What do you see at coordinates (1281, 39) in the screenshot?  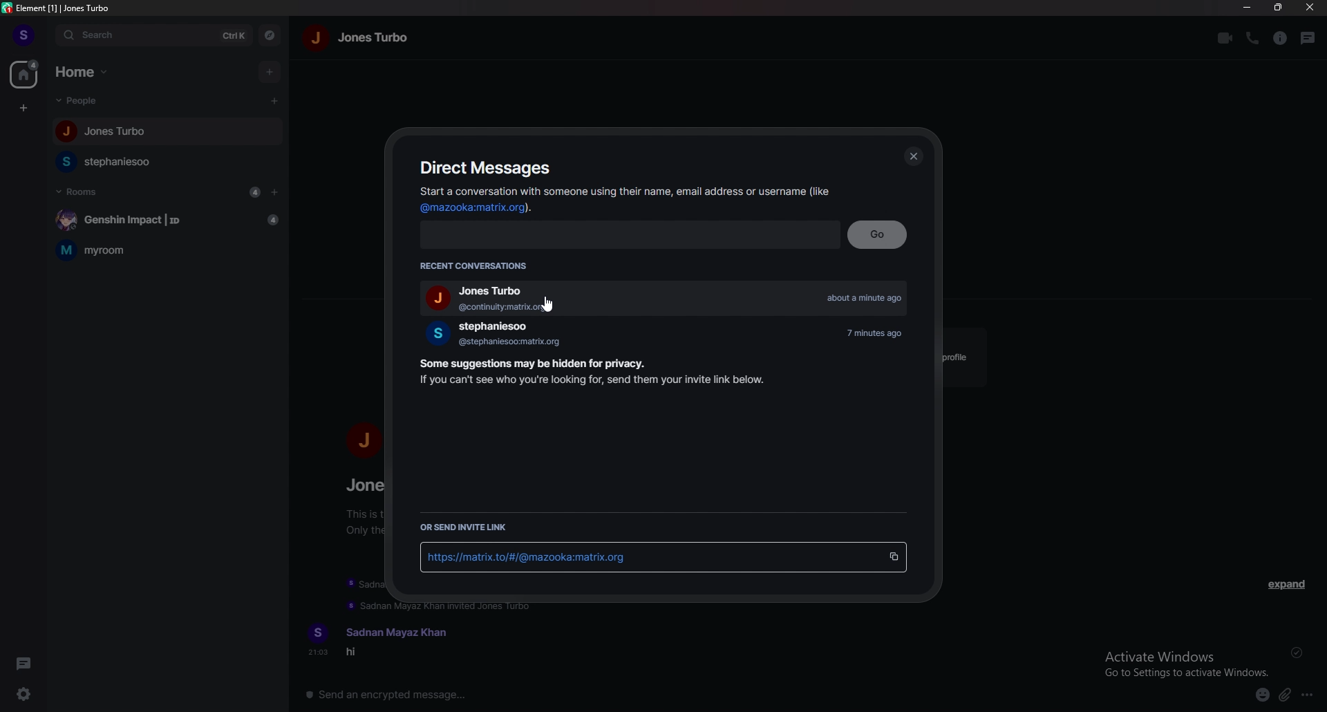 I see `room info` at bounding box center [1281, 39].